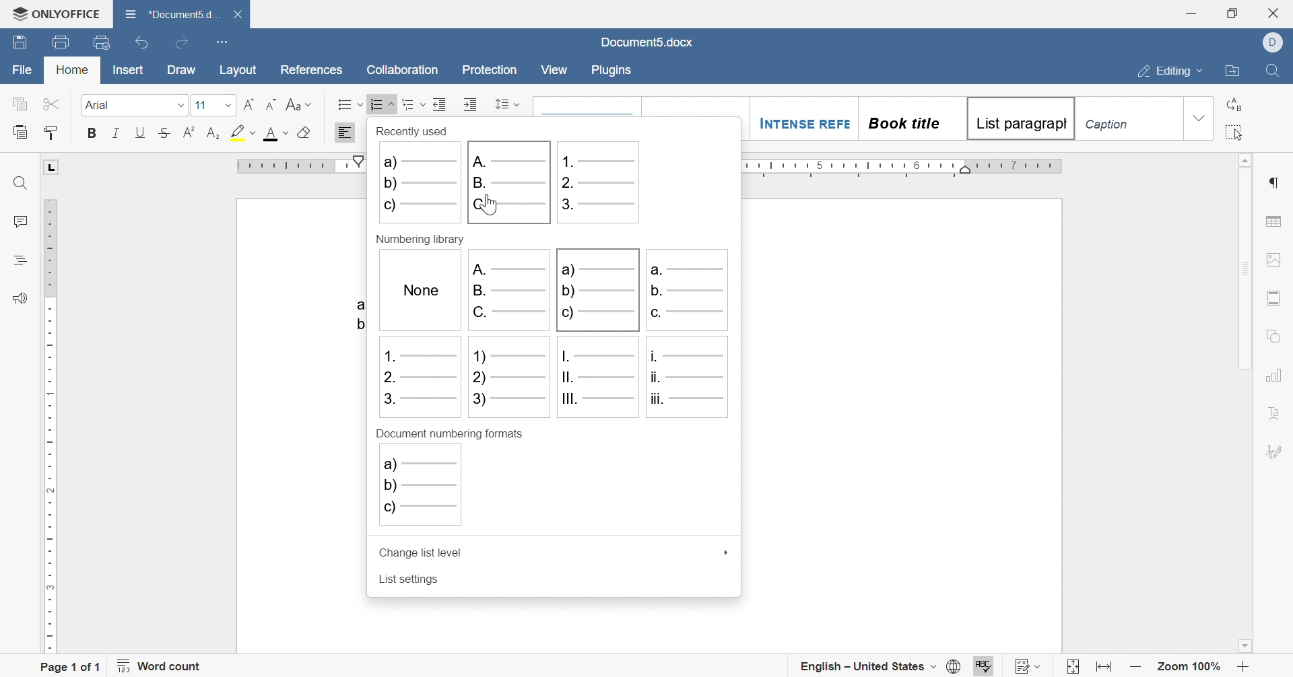  I want to click on redo, so click(183, 42).